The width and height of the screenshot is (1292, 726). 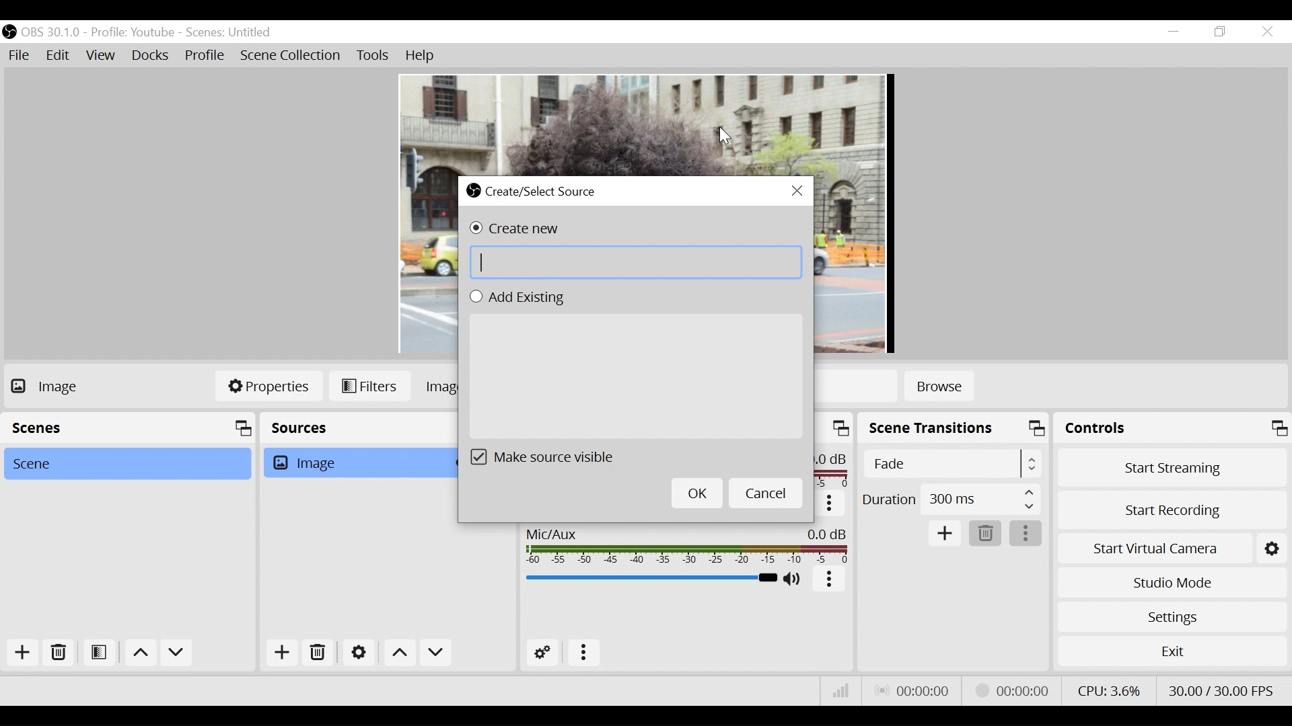 What do you see at coordinates (1267, 32) in the screenshot?
I see `Close` at bounding box center [1267, 32].